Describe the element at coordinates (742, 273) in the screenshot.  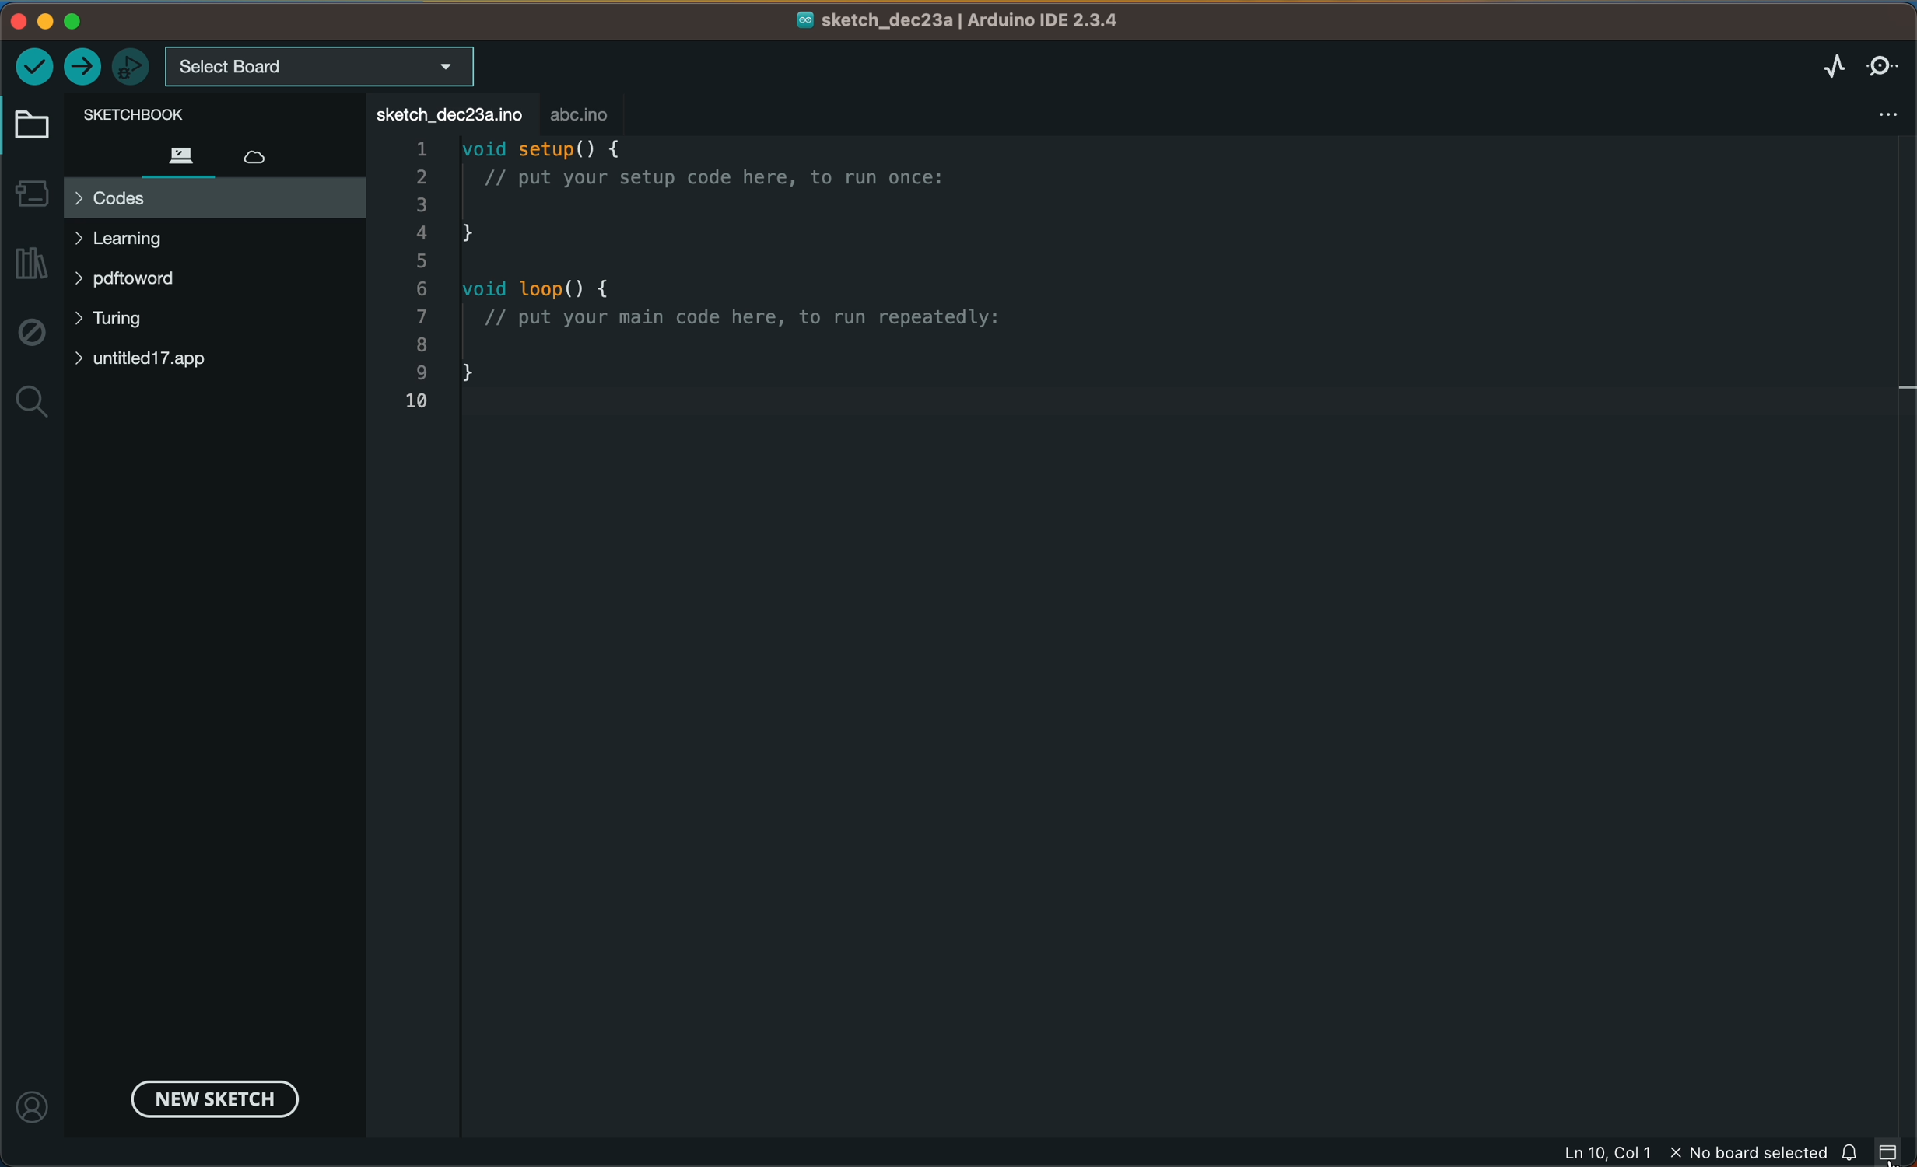
I see `code` at that location.